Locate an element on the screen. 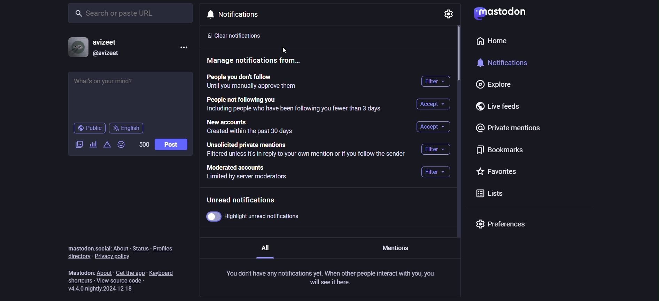 The image size is (659, 301). text is located at coordinates (80, 273).